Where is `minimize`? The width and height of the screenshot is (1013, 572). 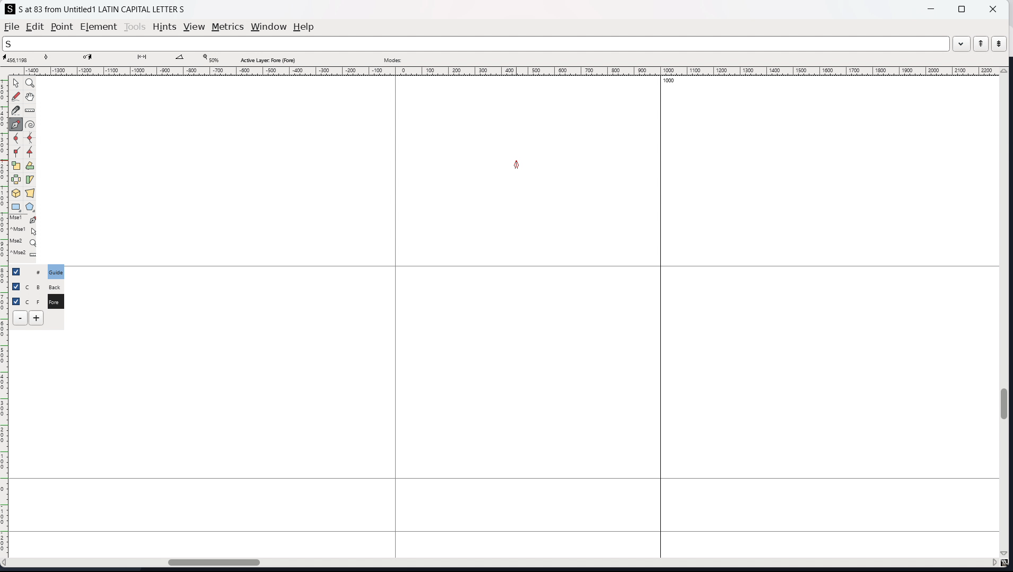 minimize is located at coordinates (932, 8).